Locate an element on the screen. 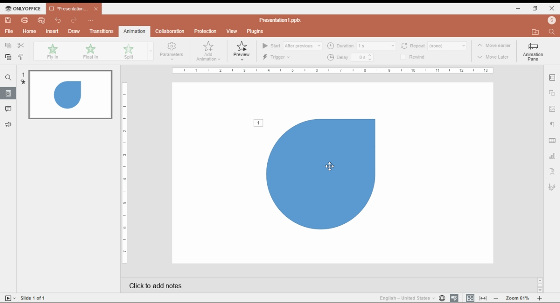  repeat is located at coordinates (434, 46).